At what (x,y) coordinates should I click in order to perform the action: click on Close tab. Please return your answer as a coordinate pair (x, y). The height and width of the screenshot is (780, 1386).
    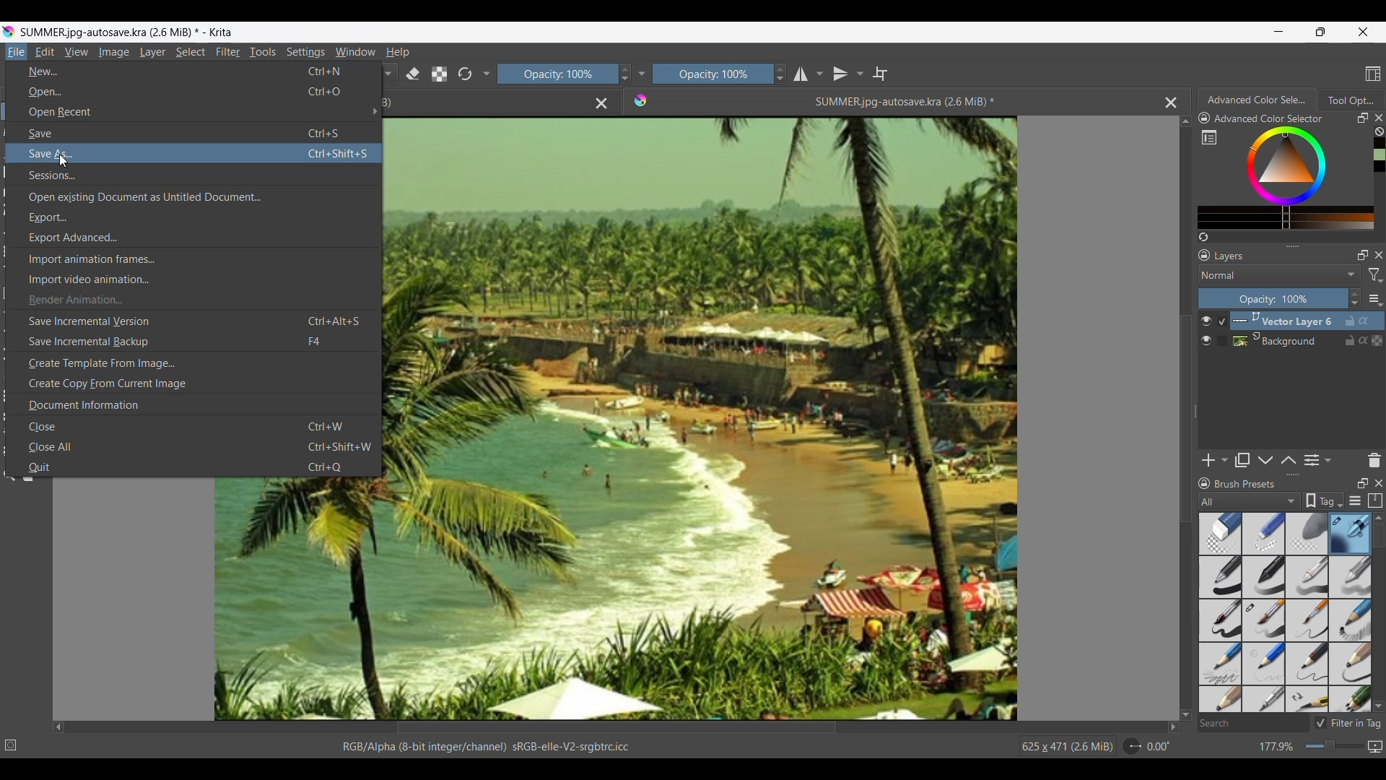
    Looking at the image, I should click on (1379, 118).